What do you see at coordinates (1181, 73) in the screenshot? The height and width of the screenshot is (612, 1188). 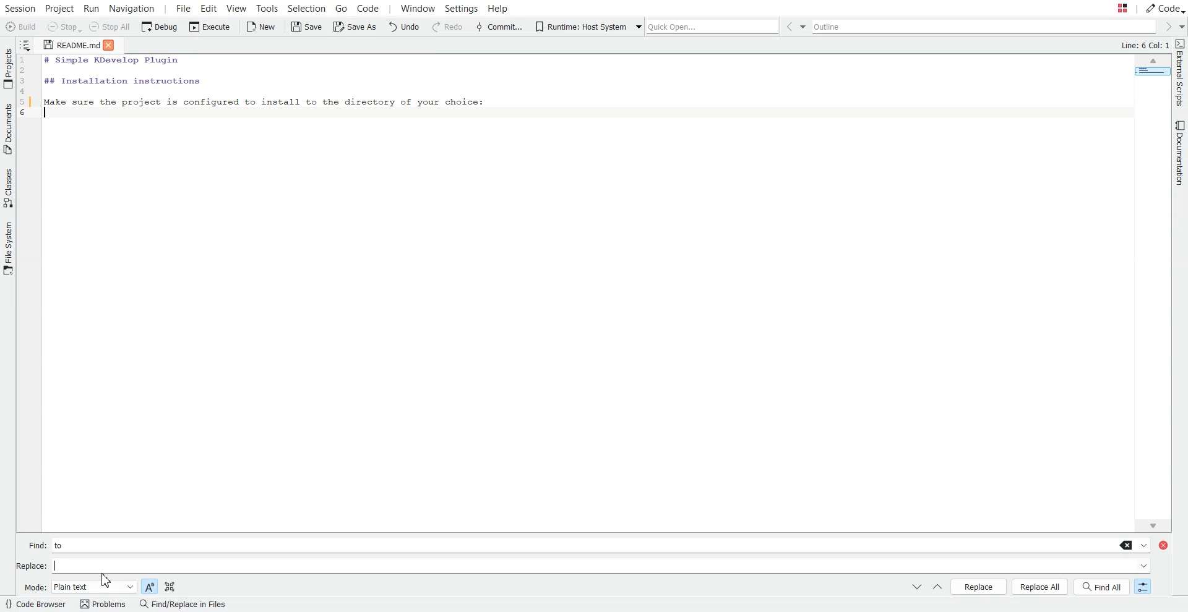 I see `External Scripts` at bounding box center [1181, 73].